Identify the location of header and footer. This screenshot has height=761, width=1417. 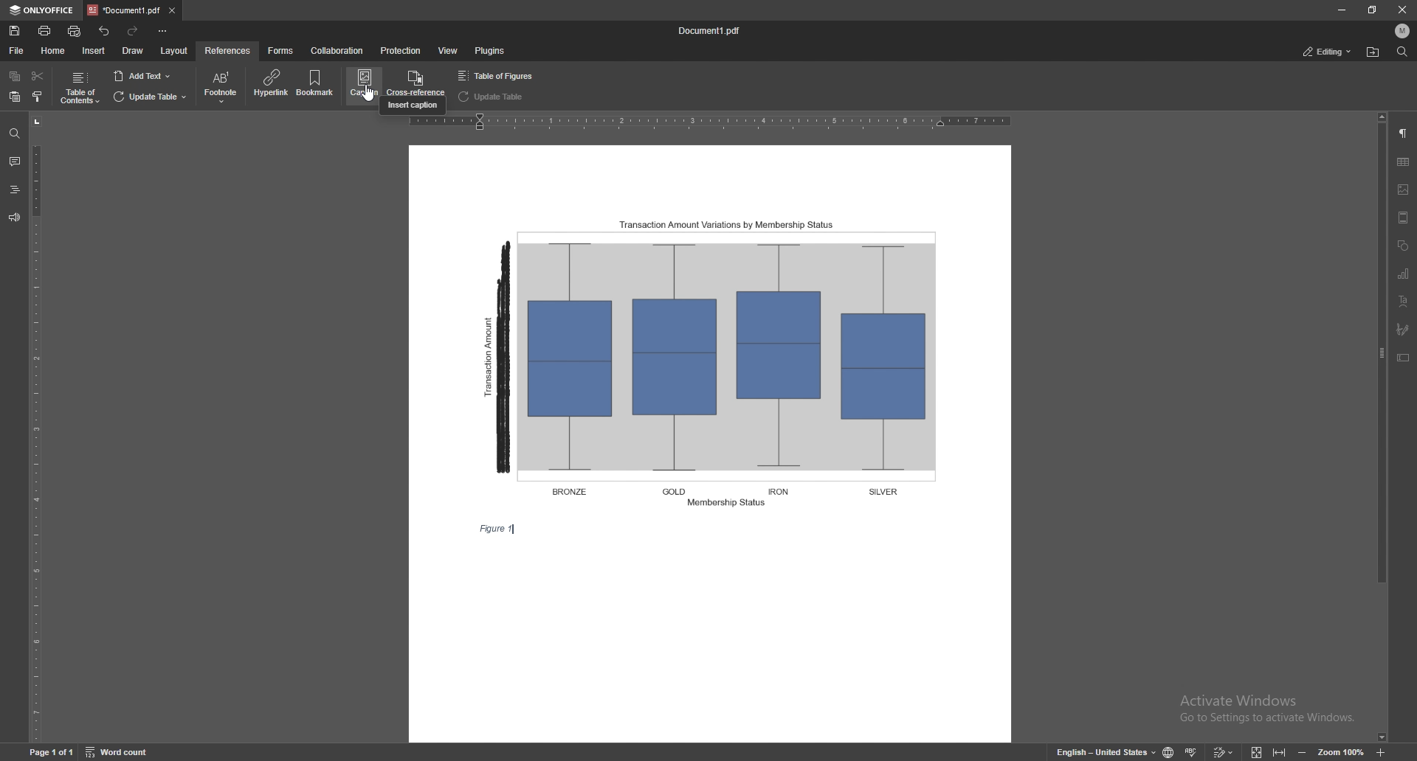
(1404, 217).